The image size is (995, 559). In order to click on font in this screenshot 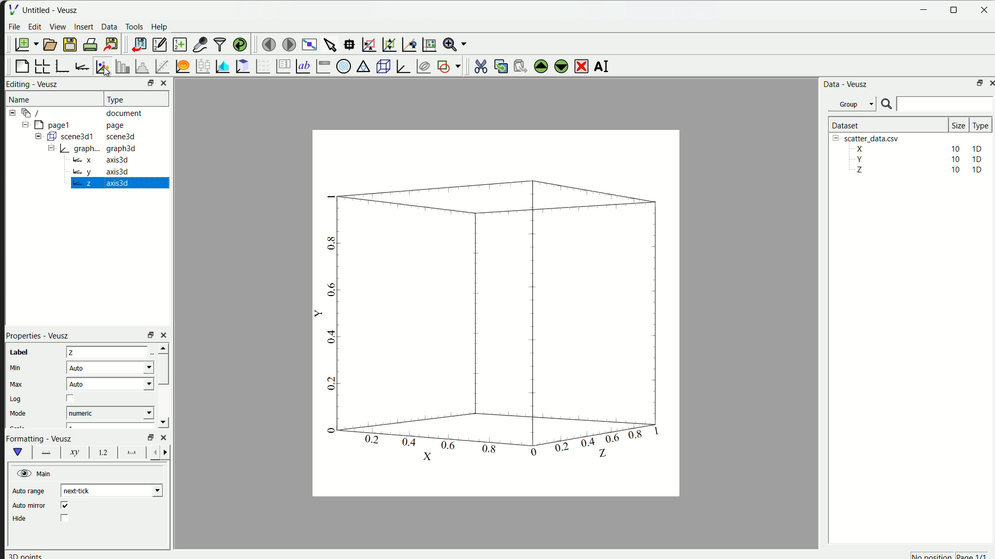, I will do `click(131, 452)`.